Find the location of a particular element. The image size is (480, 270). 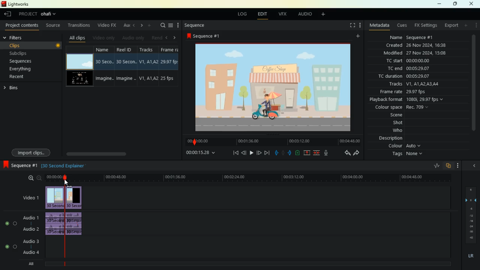

export is located at coordinates (451, 25).